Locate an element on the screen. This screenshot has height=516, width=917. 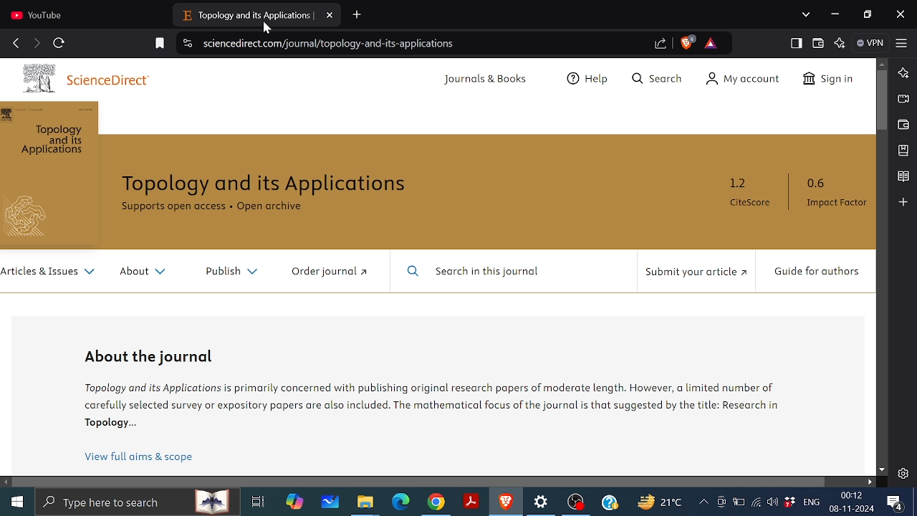
Add bookmark is located at coordinates (160, 44).